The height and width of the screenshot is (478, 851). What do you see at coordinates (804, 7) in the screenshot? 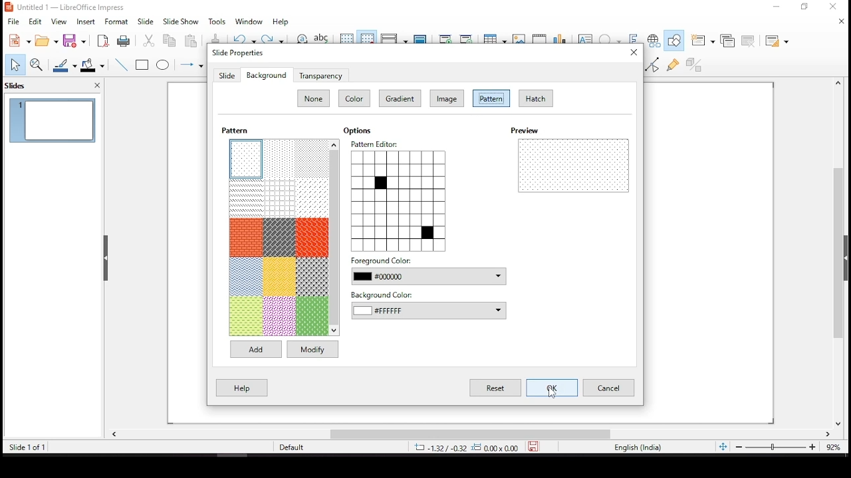
I see `restore` at bounding box center [804, 7].